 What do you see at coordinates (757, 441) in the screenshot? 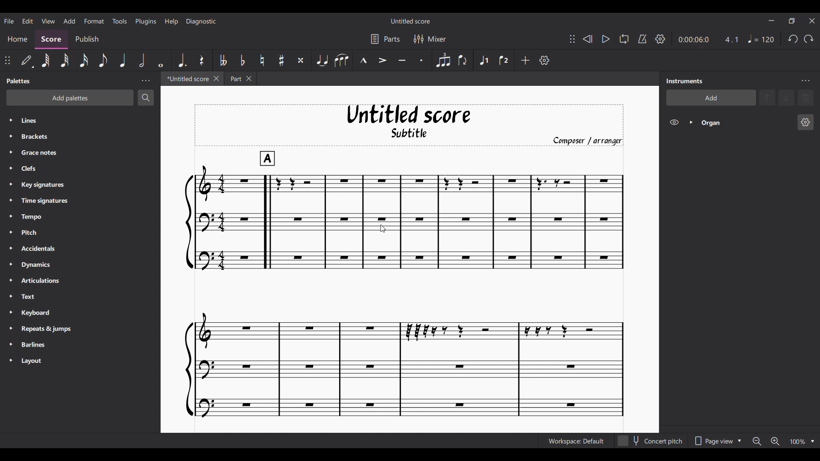
I see `Zoom out` at bounding box center [757, 441].